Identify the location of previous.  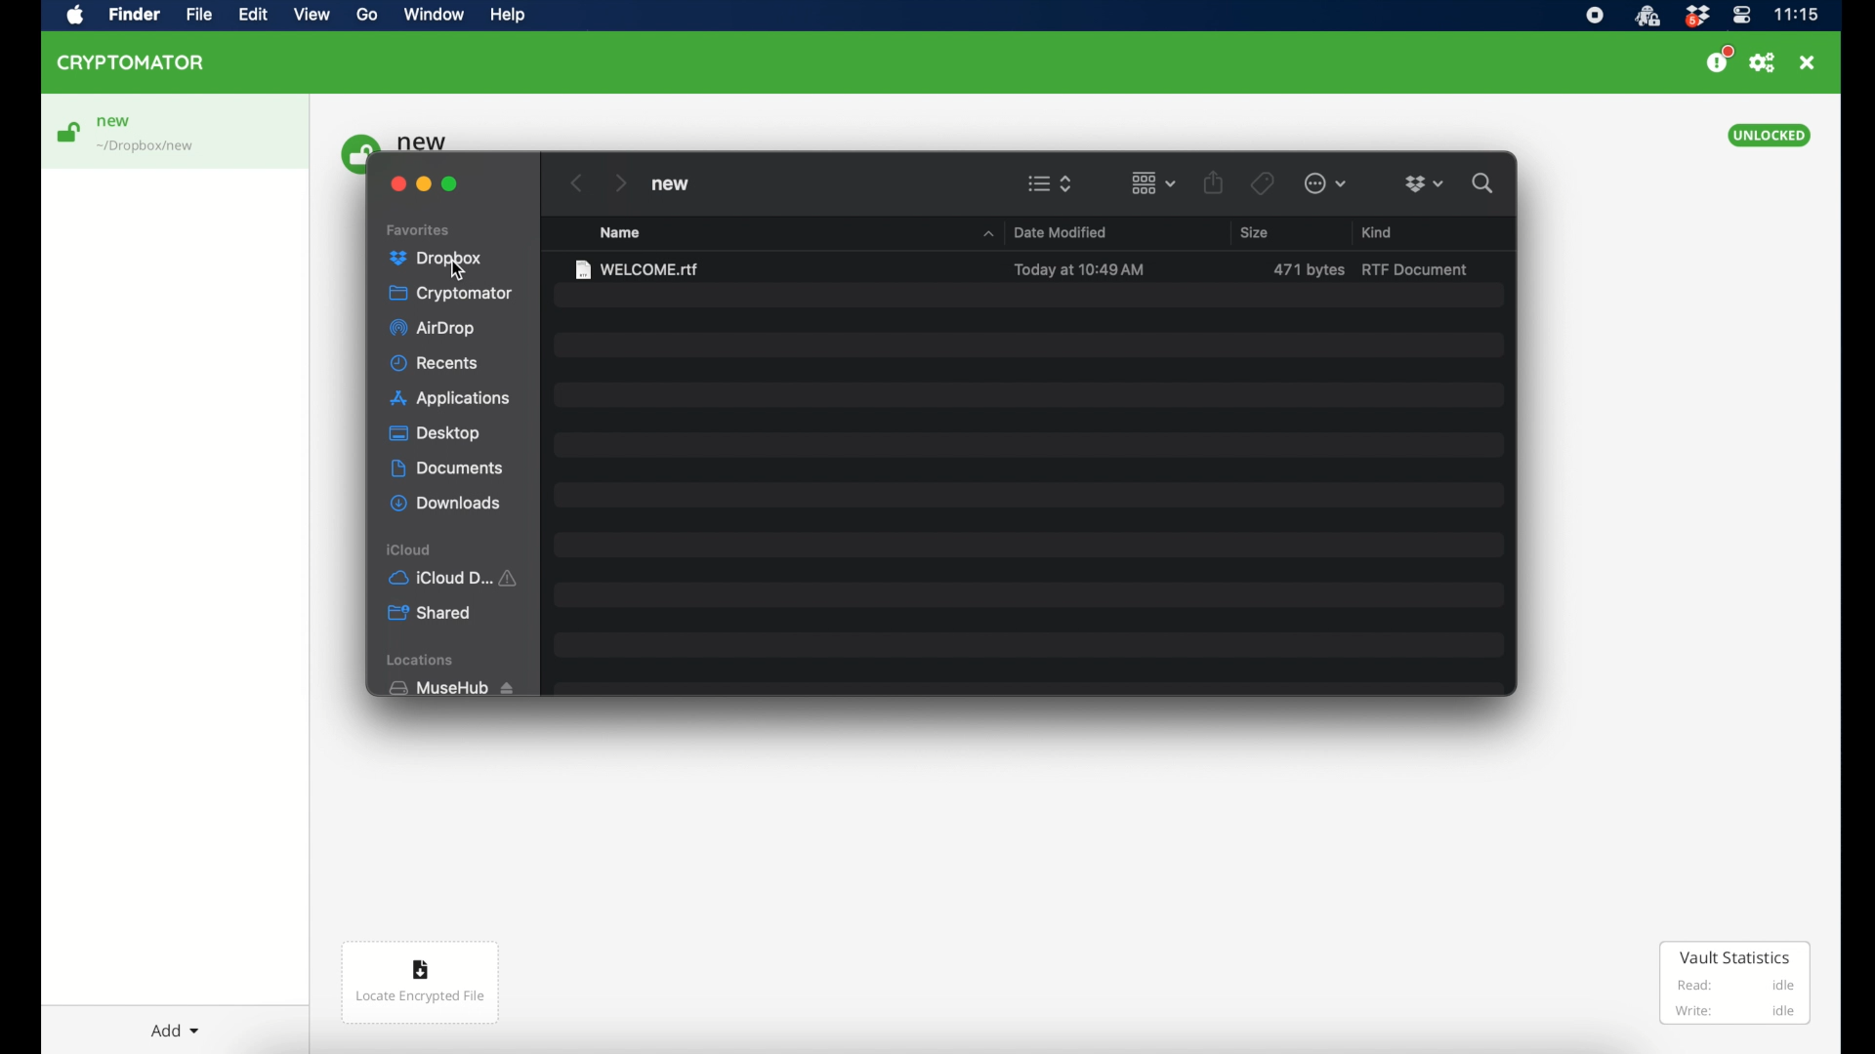
(577, 183).